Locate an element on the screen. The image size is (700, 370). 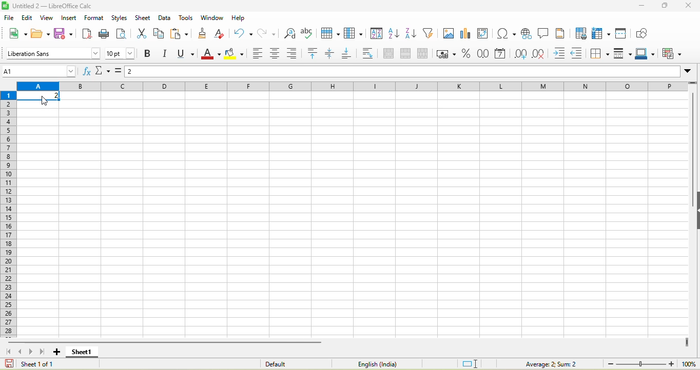
window is located at coordinates (211, 18).